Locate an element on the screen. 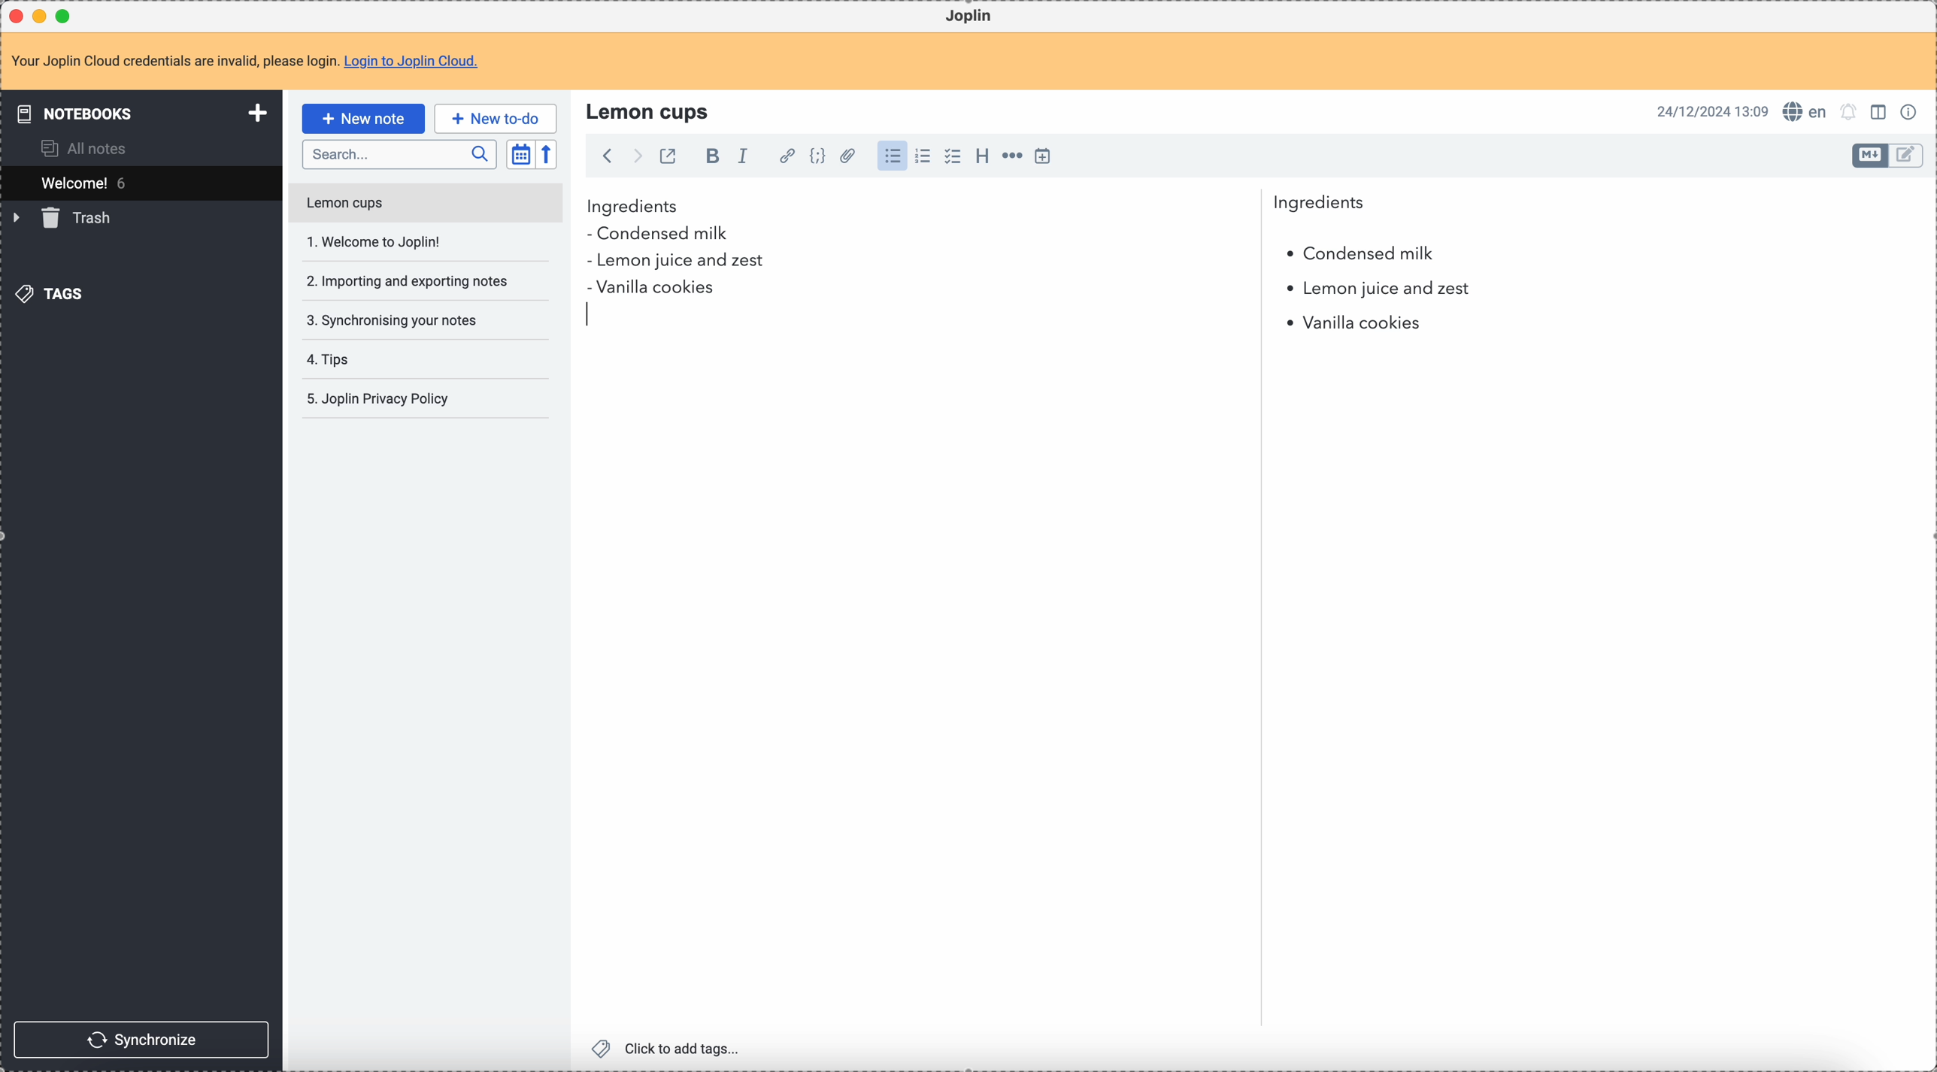 The image size is (1937, 1072). lemon juice and is located at coordinates (1377, 291).